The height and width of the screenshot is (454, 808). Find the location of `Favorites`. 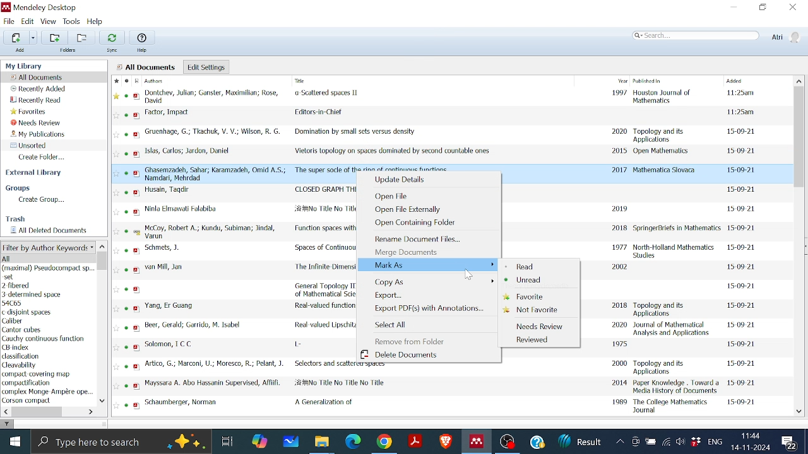

Favorites is located at coordinates (28, 112).